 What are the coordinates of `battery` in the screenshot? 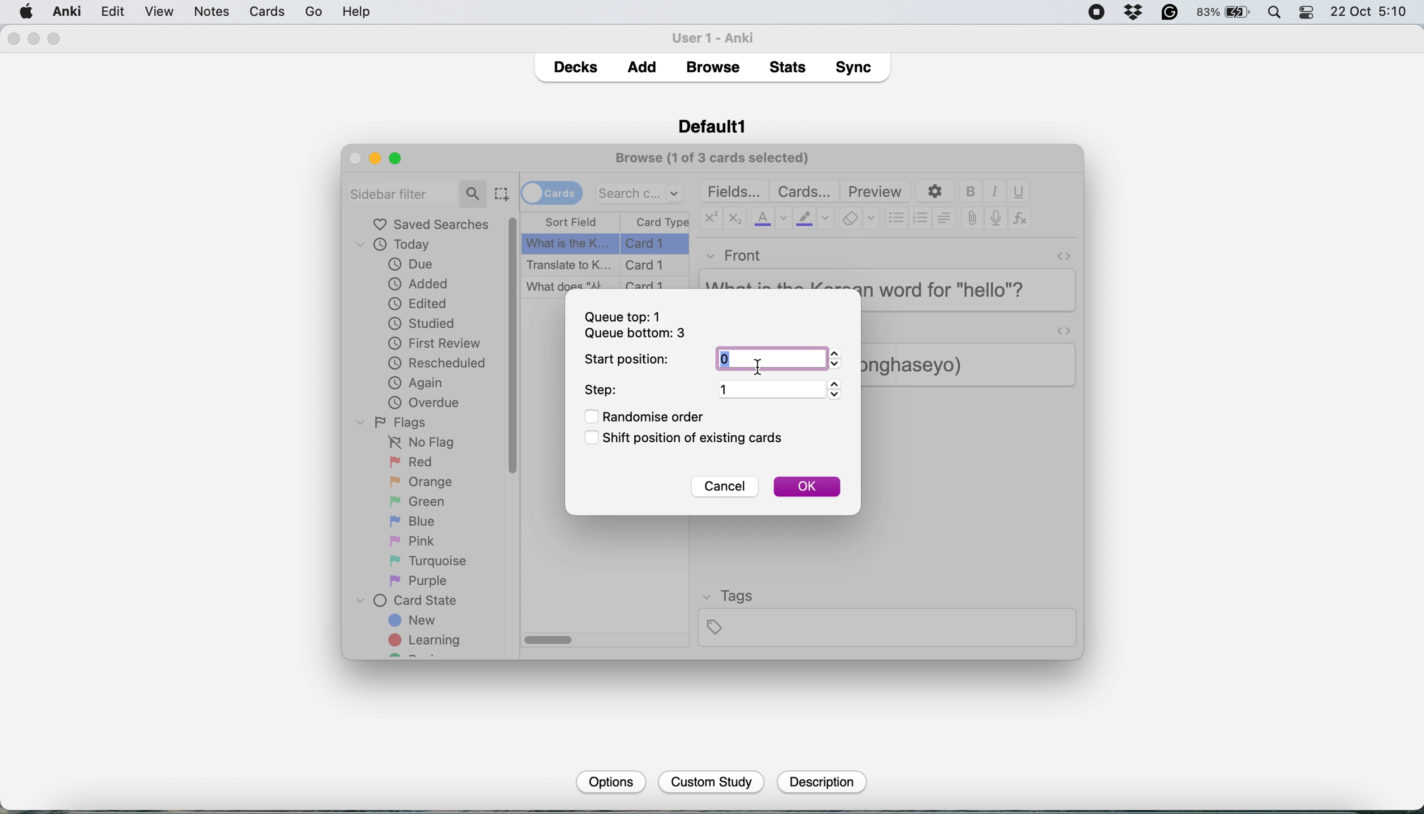 It's located at (1224, 13).